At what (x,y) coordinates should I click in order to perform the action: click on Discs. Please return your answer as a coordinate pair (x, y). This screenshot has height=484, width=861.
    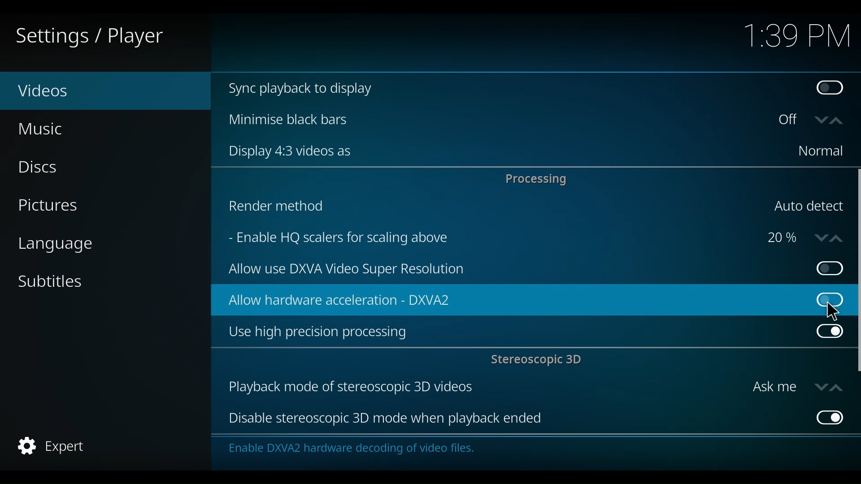
    Looking at the image, I should click on (43, 168).